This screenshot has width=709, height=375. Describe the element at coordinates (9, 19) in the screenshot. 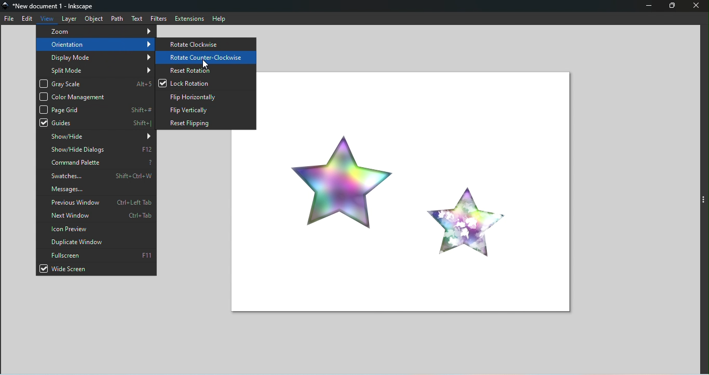

I see `File` at that location.